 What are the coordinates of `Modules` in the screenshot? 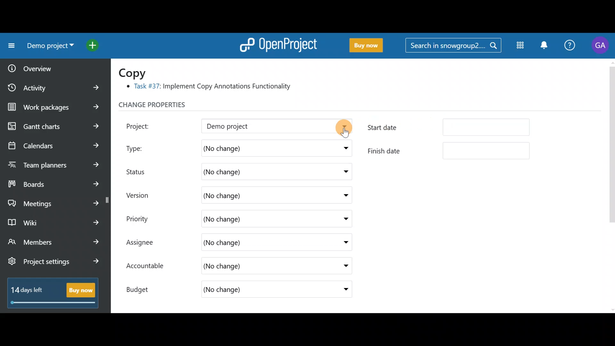 It's located at (518, 46).